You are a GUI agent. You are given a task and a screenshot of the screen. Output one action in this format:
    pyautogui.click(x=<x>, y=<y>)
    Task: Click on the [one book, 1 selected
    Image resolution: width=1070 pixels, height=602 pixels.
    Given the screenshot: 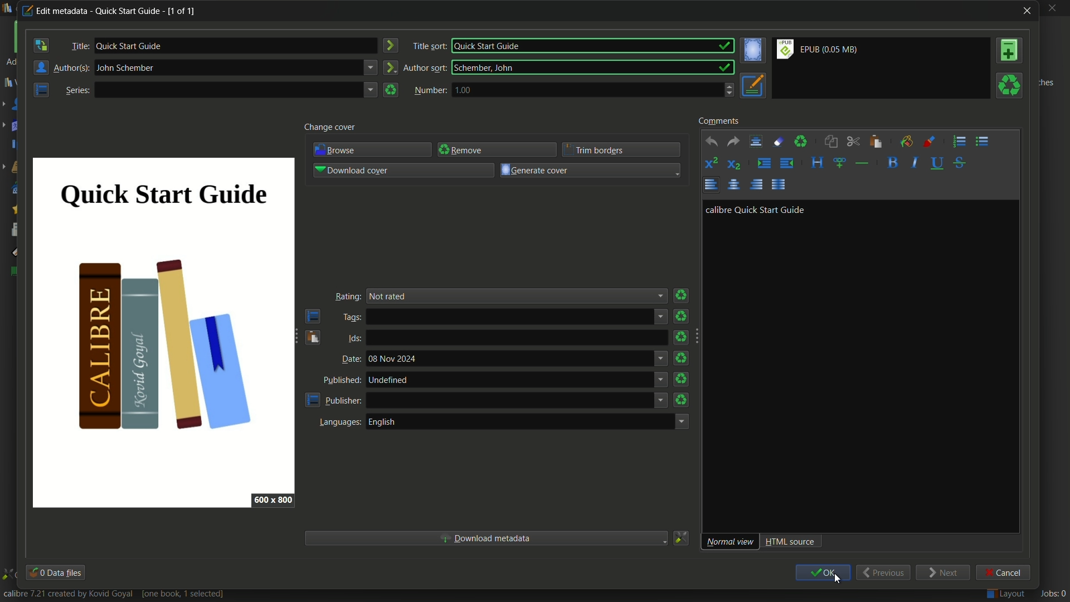 What is the action you would take?
    pyautogui.click(x=181, y=594)
    